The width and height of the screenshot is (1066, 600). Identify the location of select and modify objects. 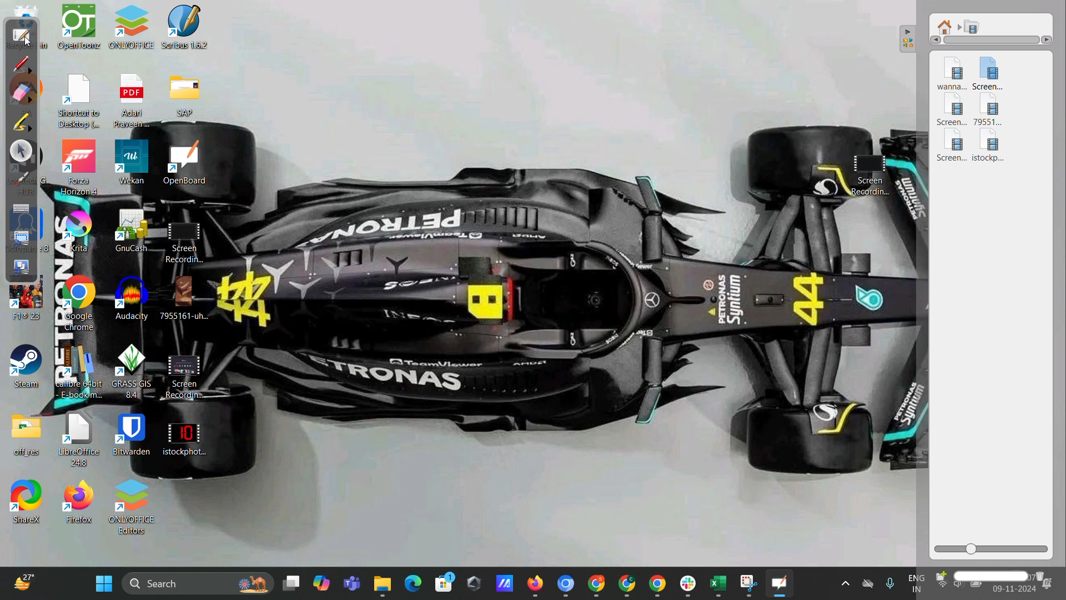
(20, 151).